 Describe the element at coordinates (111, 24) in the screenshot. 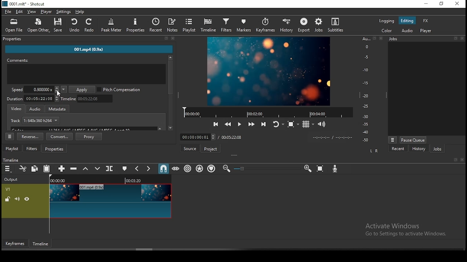

I see `peak meter` at that location.